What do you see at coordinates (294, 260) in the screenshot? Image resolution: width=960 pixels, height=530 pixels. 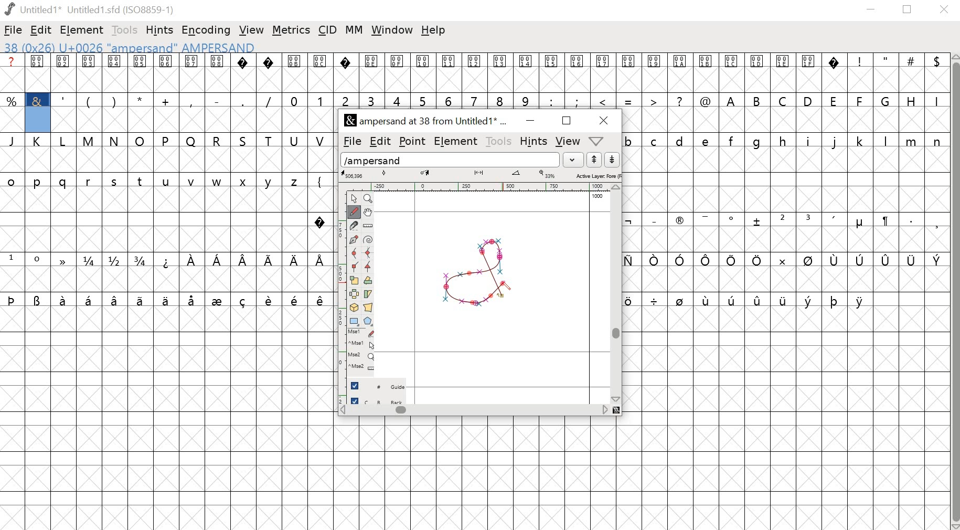 I see `symbol` at bounding box center [294, 260].